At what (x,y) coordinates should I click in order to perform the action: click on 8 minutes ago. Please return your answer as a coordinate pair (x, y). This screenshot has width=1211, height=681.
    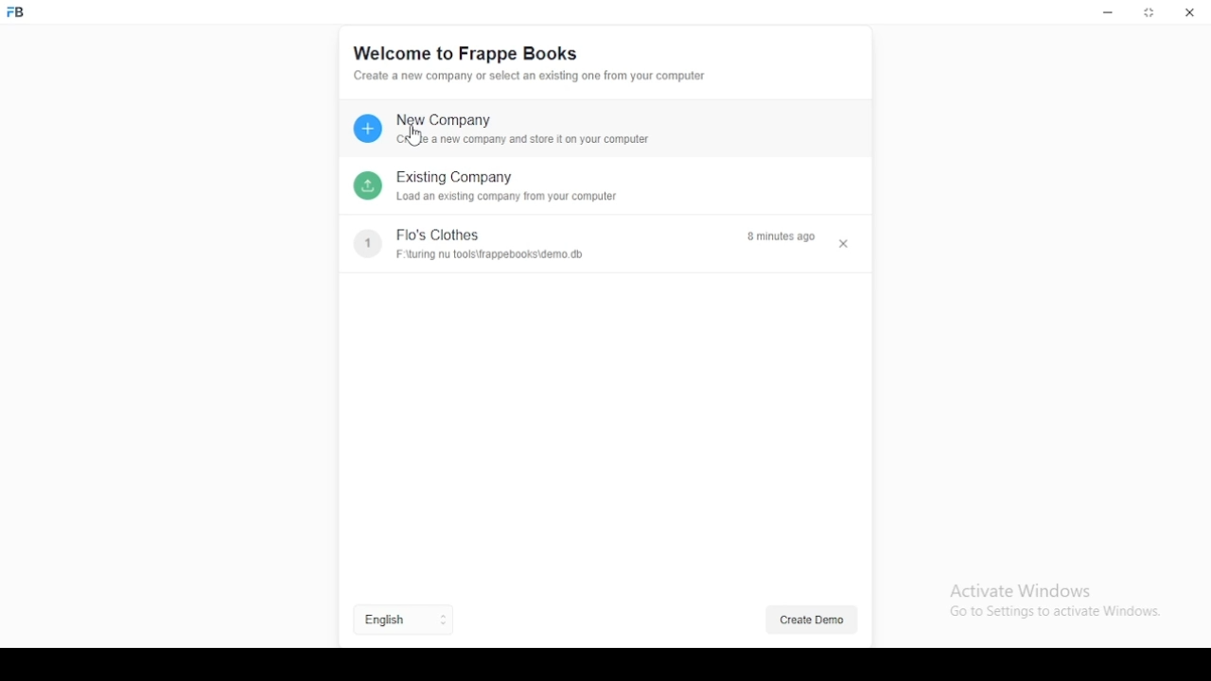
    Looking at the image, I should click on (783, 237).